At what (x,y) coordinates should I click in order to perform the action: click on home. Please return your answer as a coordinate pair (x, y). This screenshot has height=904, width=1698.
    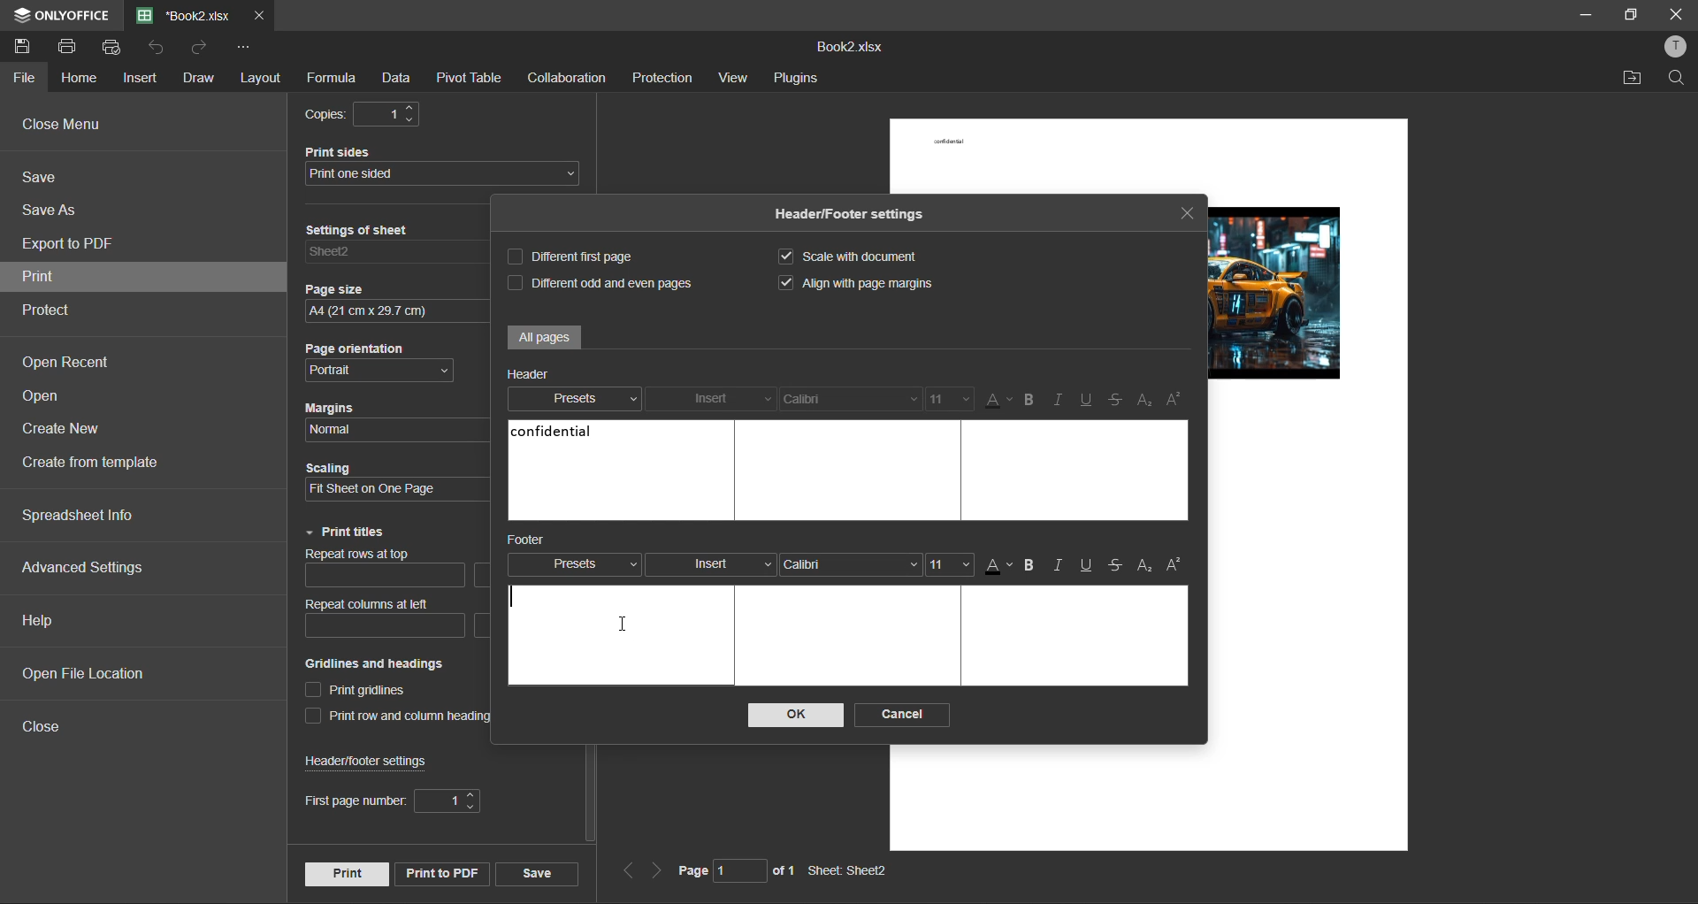
    Looking at the image, I should click on (78, 78).